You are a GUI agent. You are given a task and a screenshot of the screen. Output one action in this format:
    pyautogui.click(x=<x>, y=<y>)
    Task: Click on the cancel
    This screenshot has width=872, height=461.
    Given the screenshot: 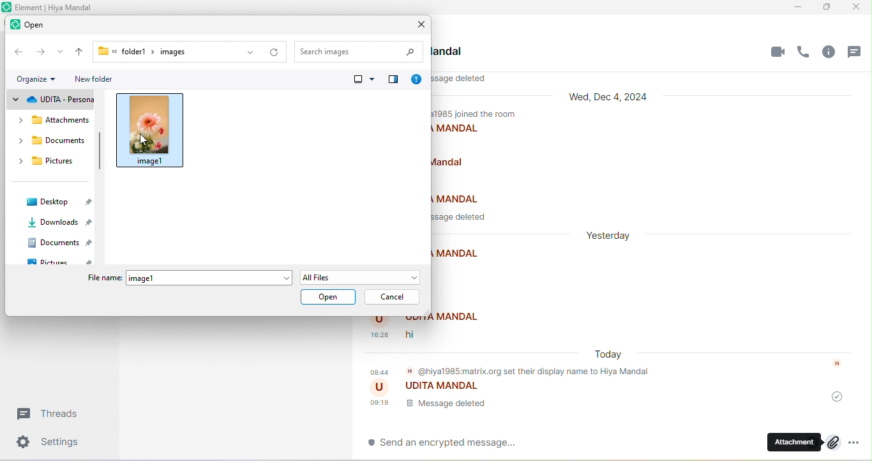 What is the action you would take?
    pyautogui.click(x=393, y=298)
    